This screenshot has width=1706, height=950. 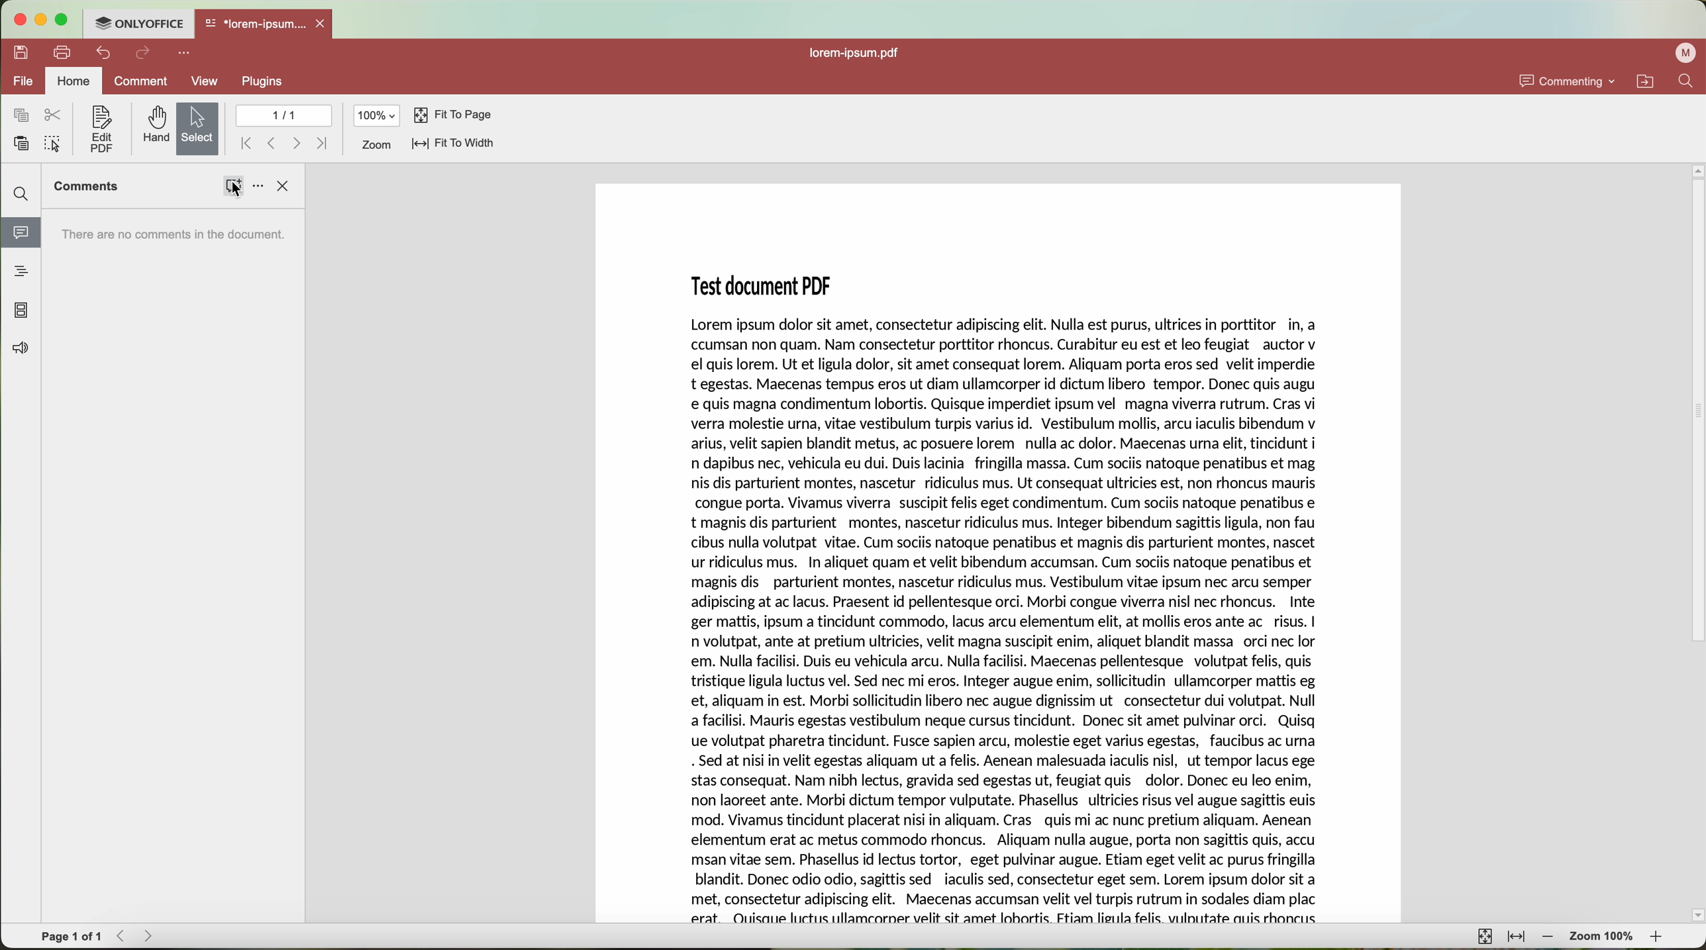 What do you see at coordinates (72, 935) in the screenshot?
I see `page 1 of 1` at bounding box center [72, 935].